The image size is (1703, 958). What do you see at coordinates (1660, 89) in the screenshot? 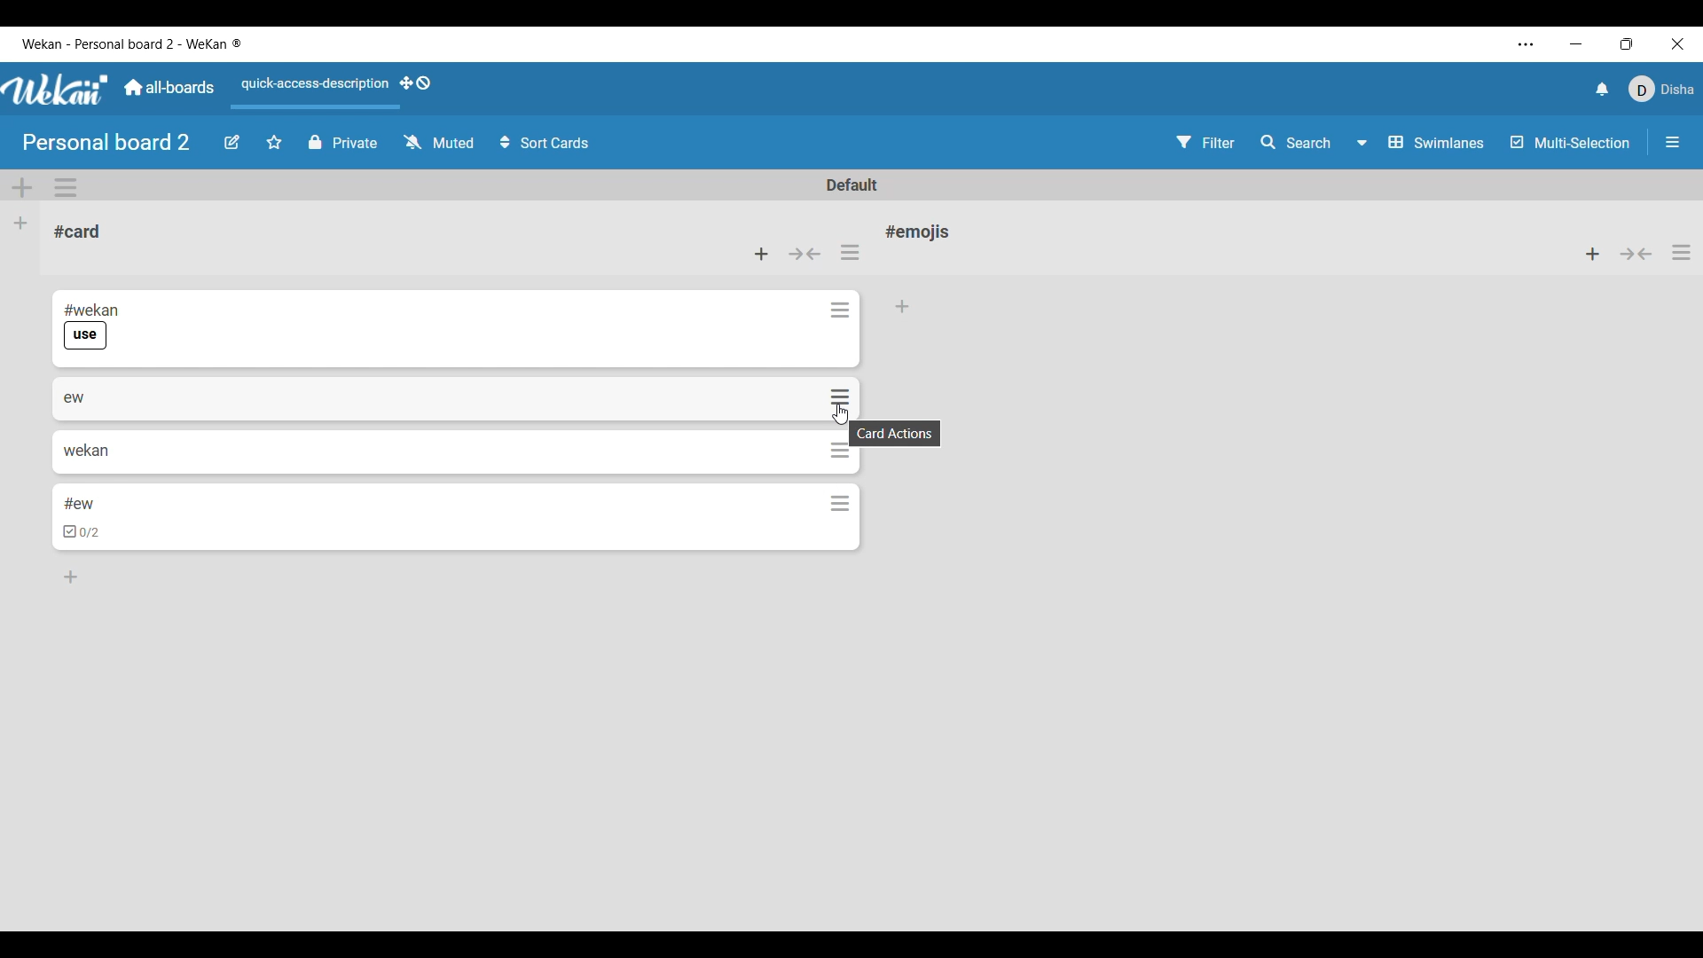
I see `Current account` at bounding box center [1660, 89].